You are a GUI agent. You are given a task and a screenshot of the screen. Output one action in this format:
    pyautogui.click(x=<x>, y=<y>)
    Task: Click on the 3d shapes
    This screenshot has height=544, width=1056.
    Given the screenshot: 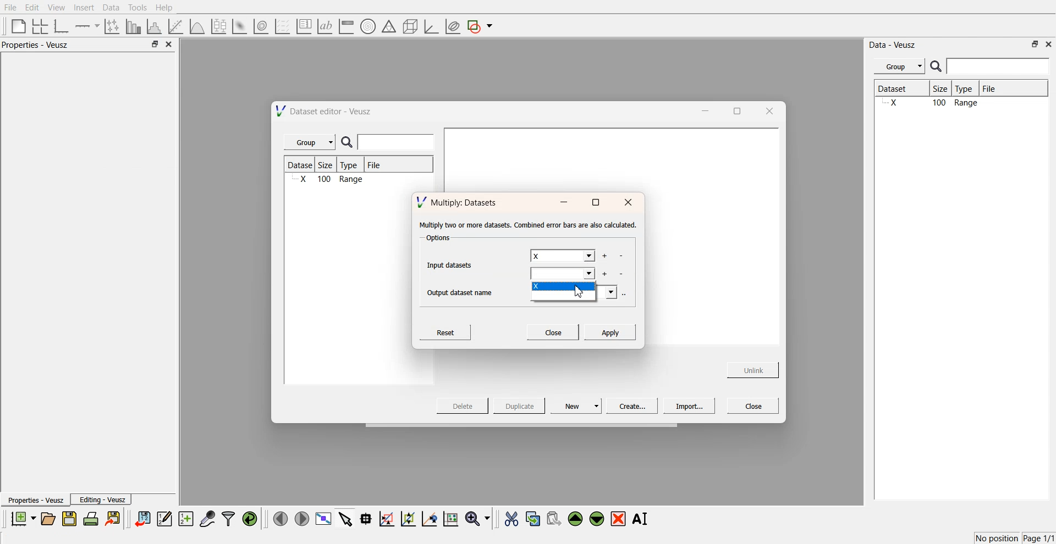 What is the action you would take?
    pyautogui.click(x=408, y=26)
    